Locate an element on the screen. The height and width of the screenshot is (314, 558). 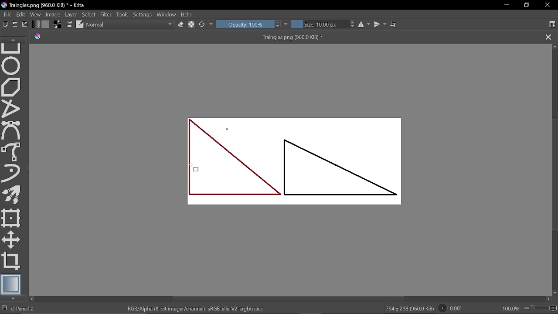
Transform a layer tool is located at coordinates (11, 218).